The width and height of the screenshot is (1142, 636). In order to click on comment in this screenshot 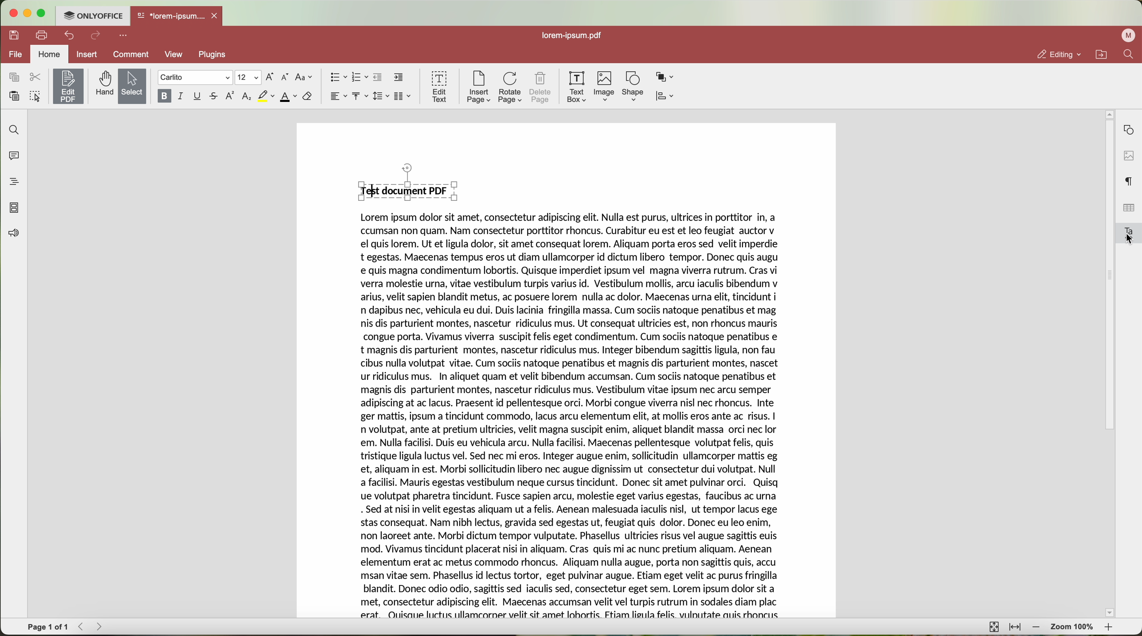, I will do `click(129, 55)`.